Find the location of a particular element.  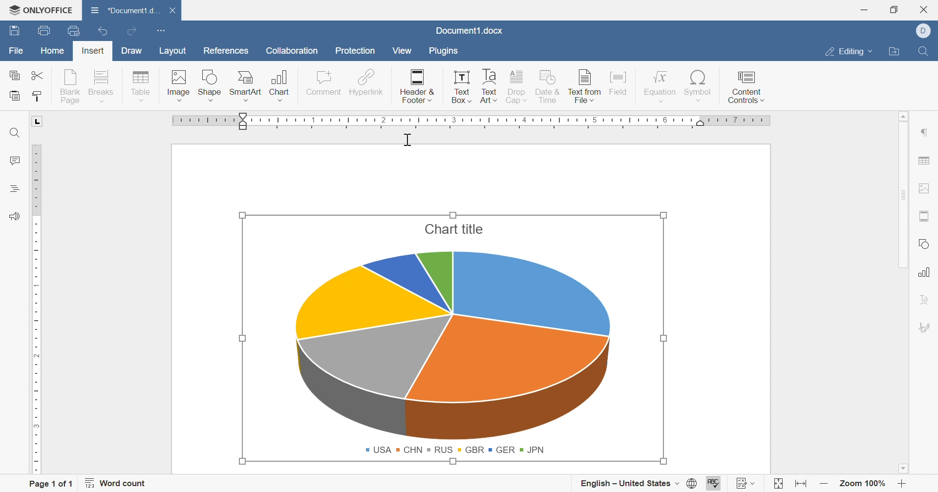

Layout is located at coordinates (172, 50).